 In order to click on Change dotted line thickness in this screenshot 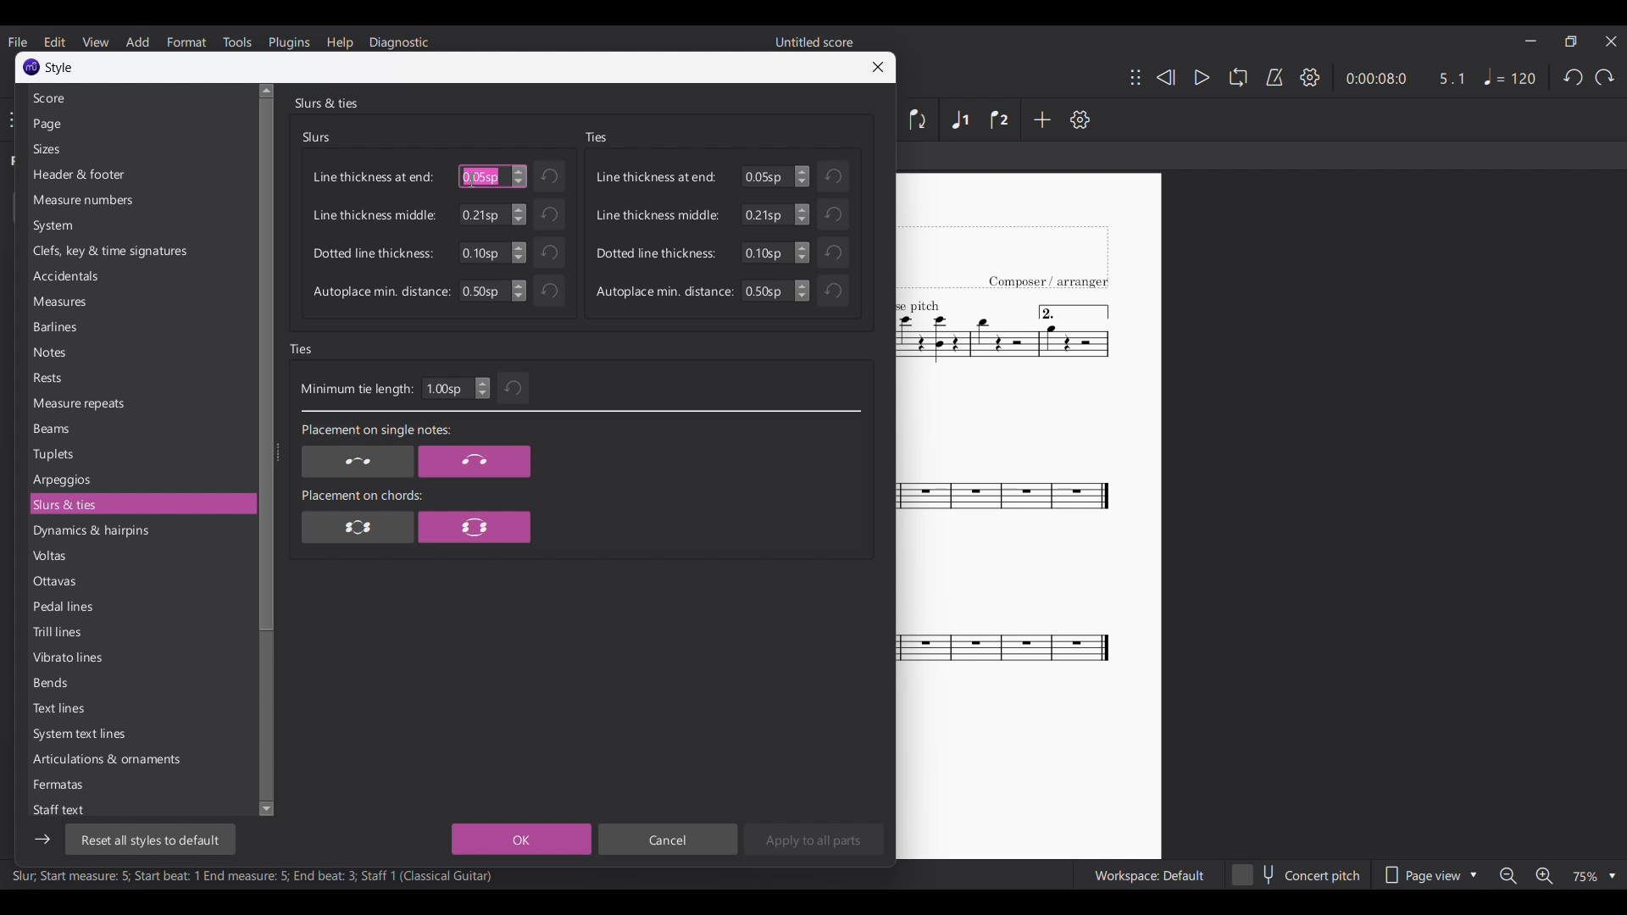, I will do `click(802, 252)`.